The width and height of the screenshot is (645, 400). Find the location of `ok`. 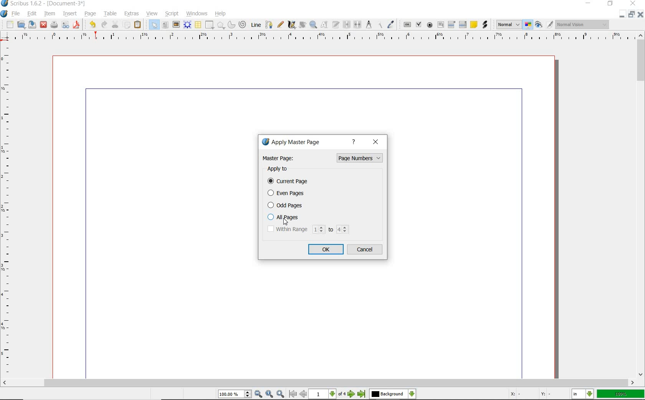

ok is located at coordinates (326, 249).